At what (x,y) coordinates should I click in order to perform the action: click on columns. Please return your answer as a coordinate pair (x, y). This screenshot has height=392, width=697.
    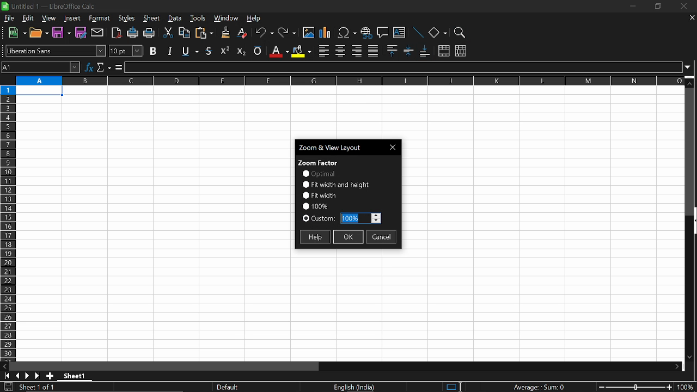
    Looking at the image, I should click on (348, 80).